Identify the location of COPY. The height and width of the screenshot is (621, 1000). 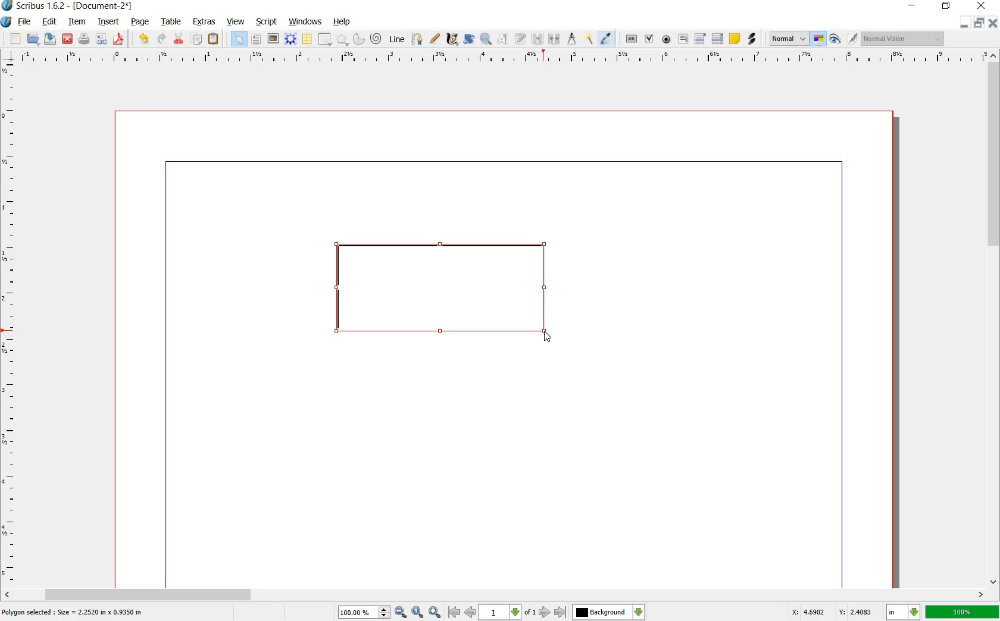
(198, 39).